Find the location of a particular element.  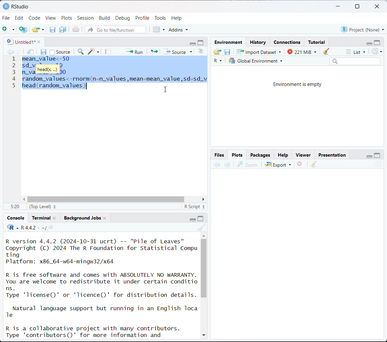

random_values<-rnorm(n=n_values ,mean=mean_value,sd=sd_v is located at coordinates (114, 79).